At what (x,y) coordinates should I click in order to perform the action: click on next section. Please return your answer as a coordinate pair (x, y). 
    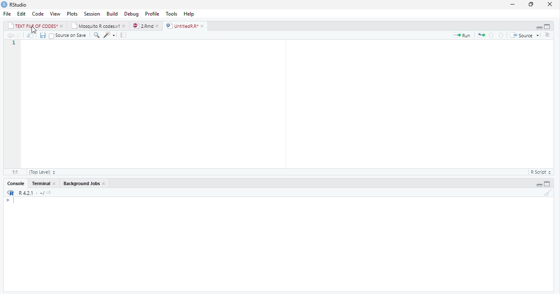
    Looking at the image, I should click on (501, 36).